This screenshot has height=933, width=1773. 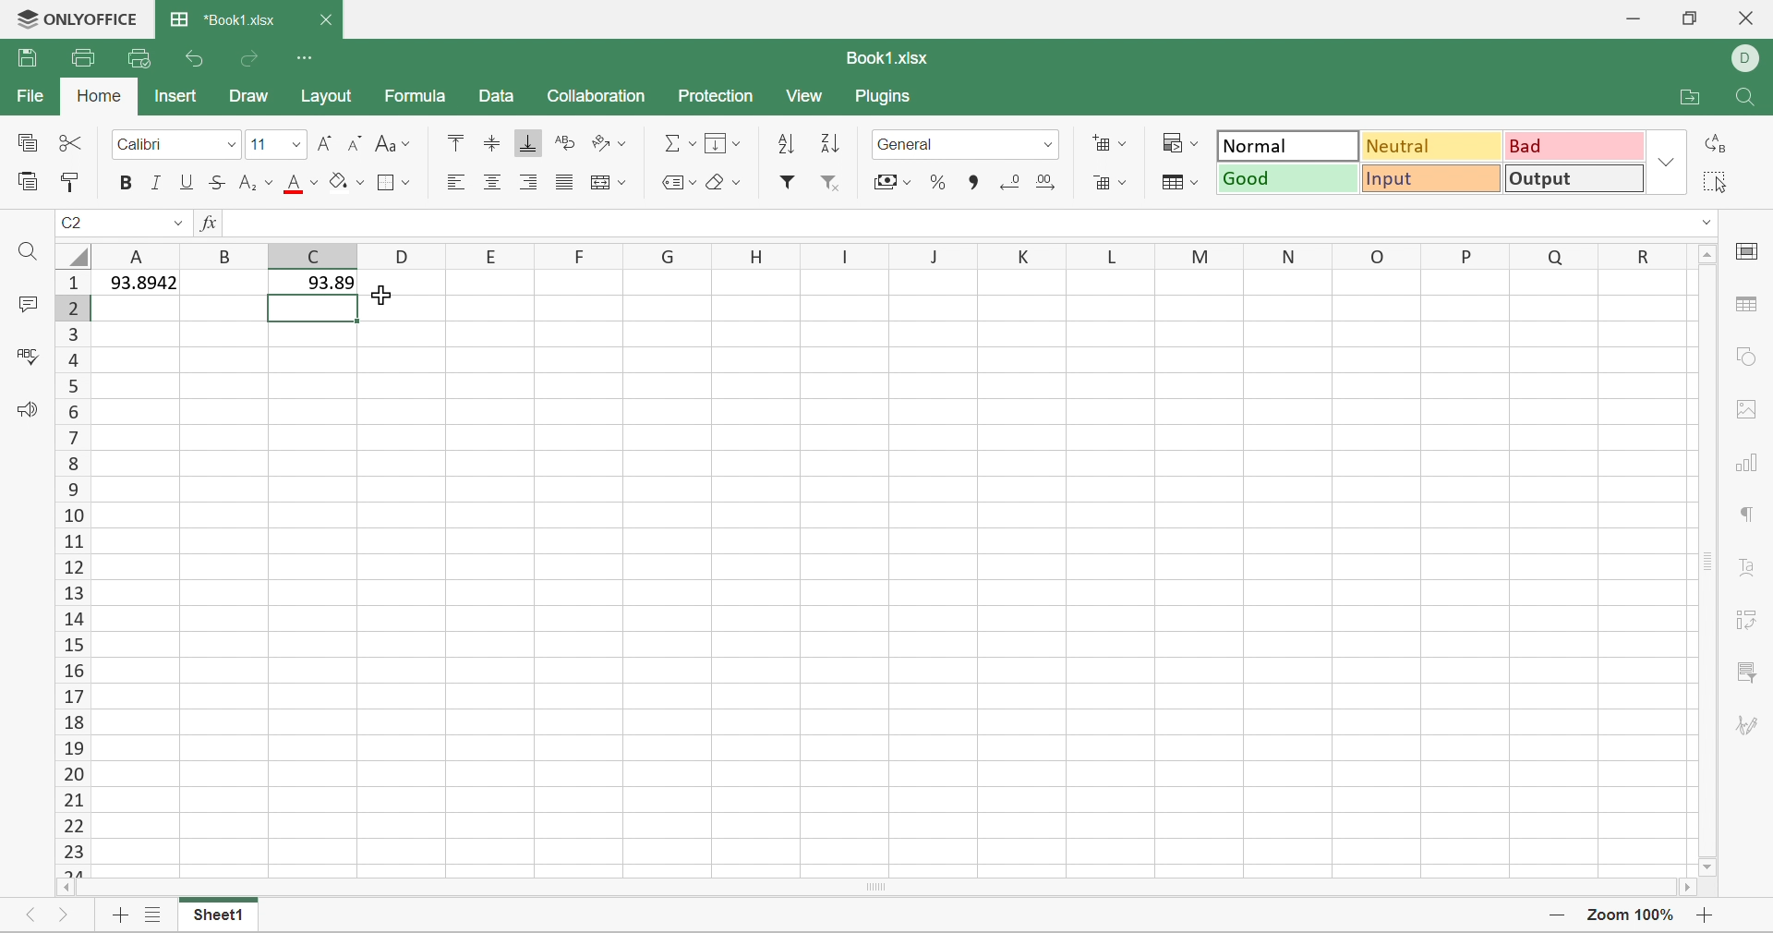 What do you see at coordinates (807, 97) in the screenshot?
I see `View` at bounding box center [807, 97].